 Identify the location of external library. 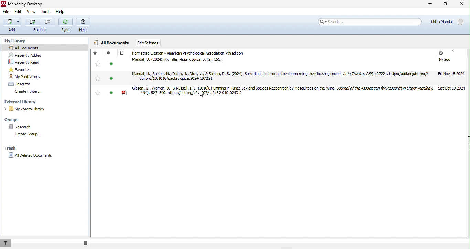
(22, 102).